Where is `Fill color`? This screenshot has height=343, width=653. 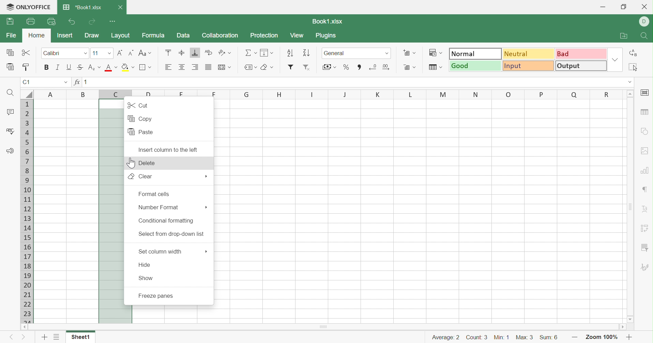
Fill color is located at coordinates (125, 68).